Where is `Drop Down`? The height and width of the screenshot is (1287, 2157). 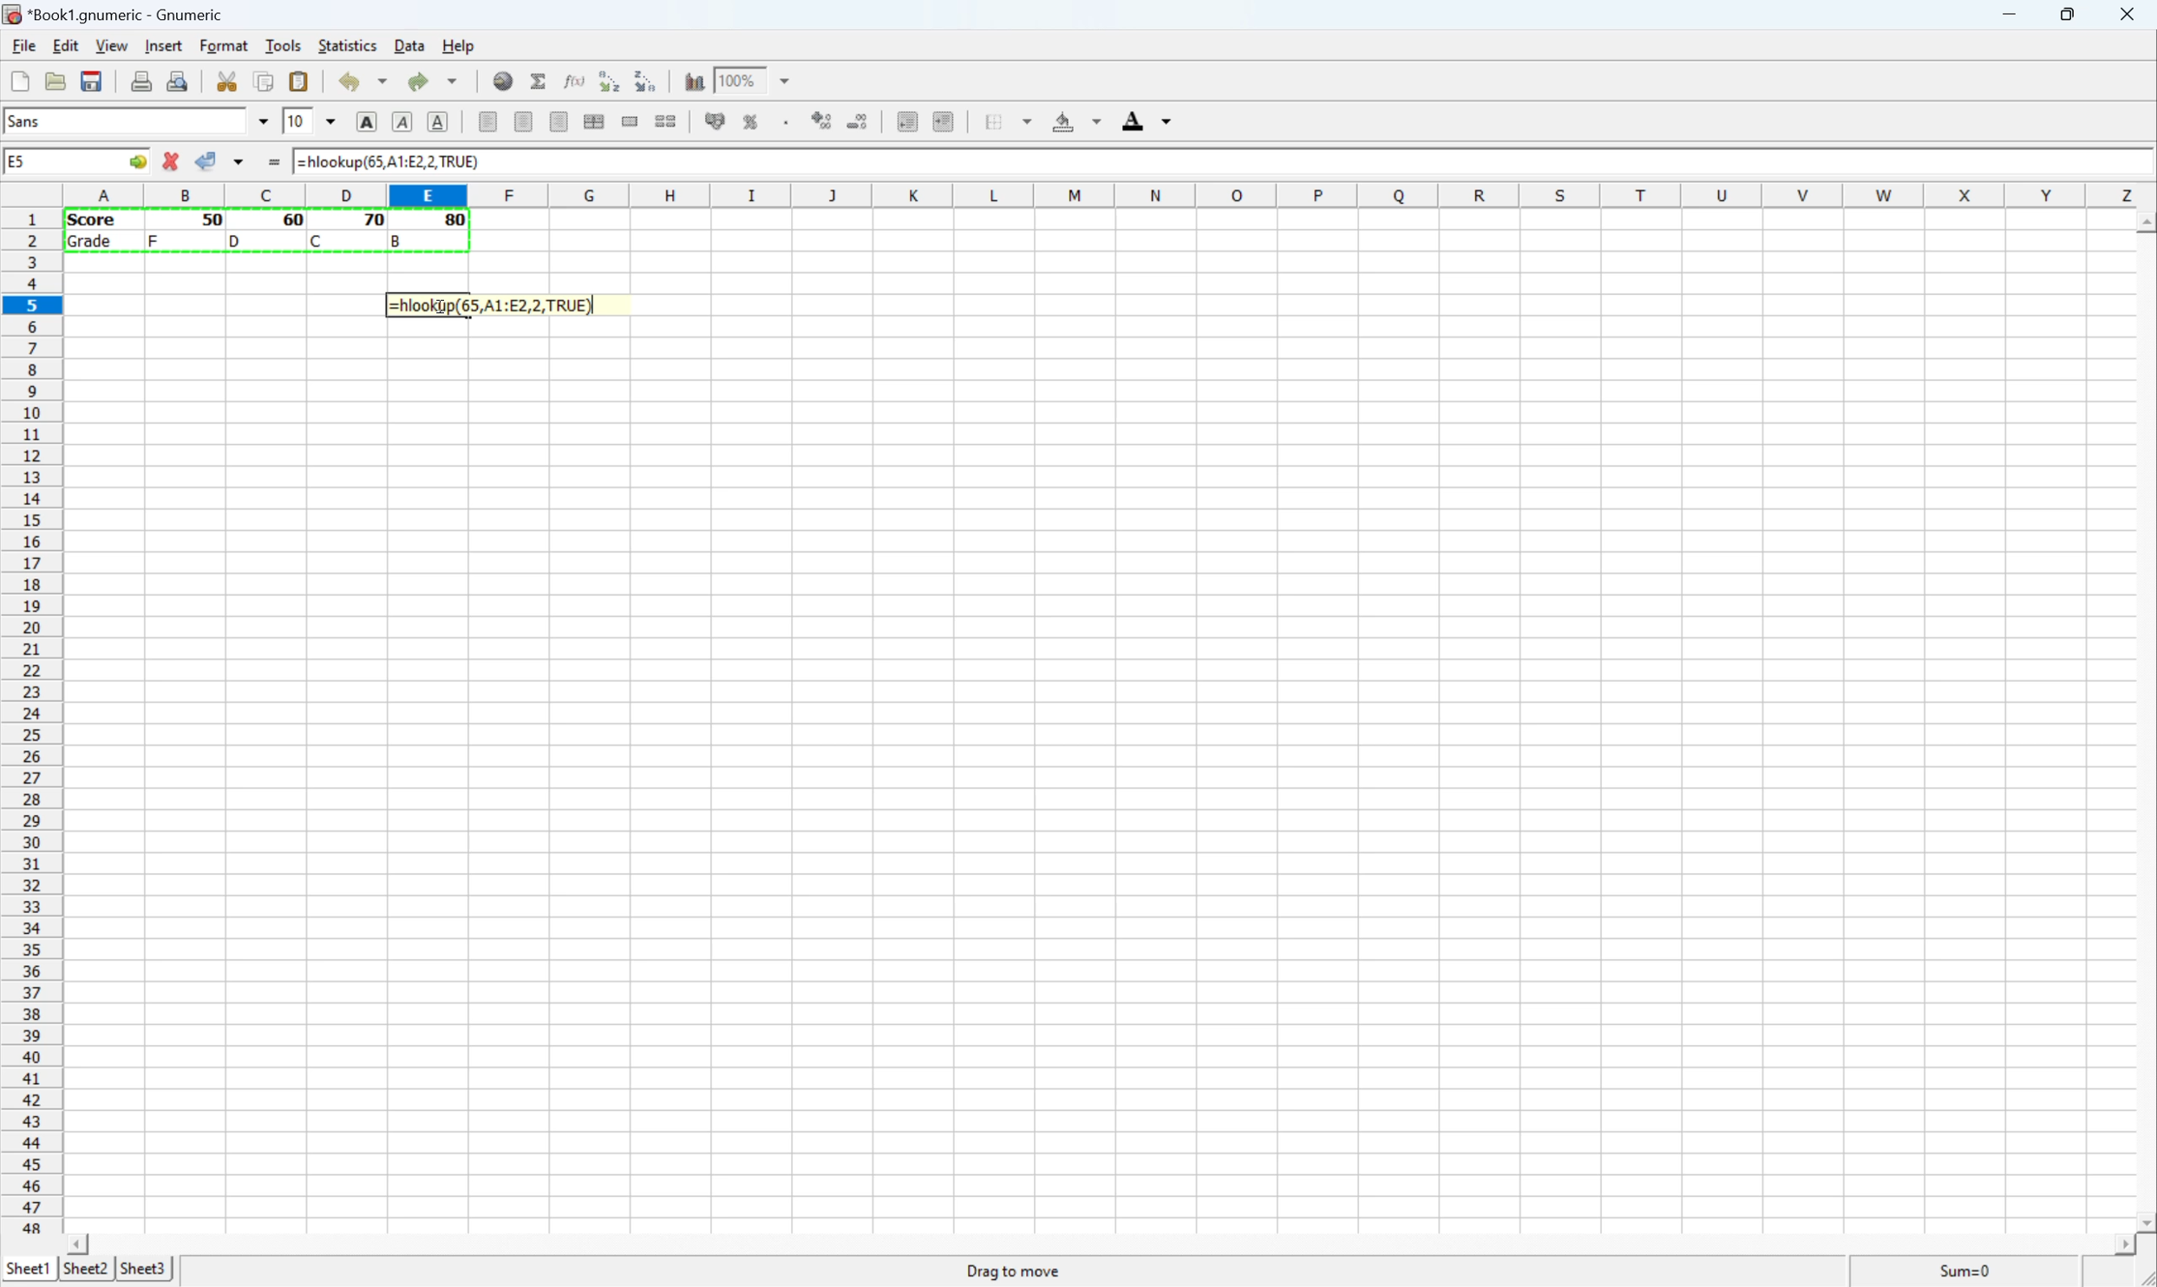
Drop Down is located at coordinates (259, 121).